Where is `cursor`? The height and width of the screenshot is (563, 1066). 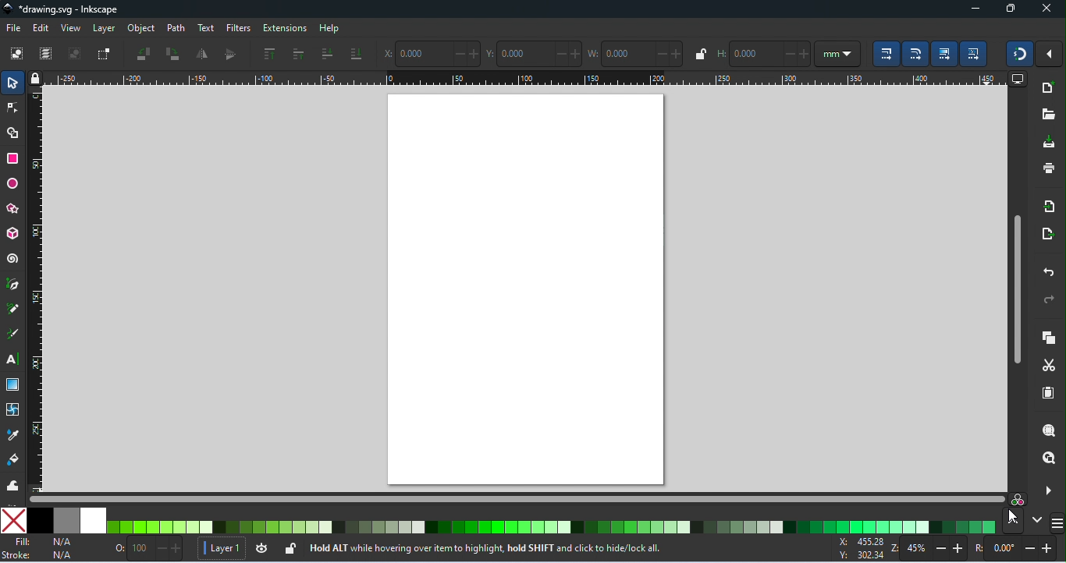 cursor is located at coordinates (1014, 517).